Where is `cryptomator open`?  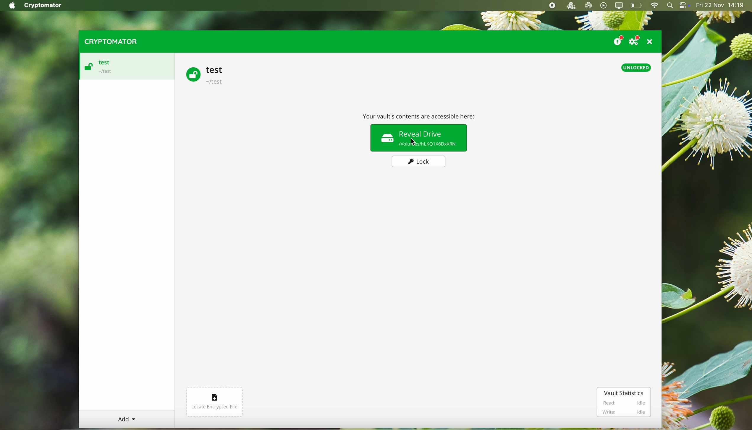 cryptomator open is located at coordinates (570, 6).